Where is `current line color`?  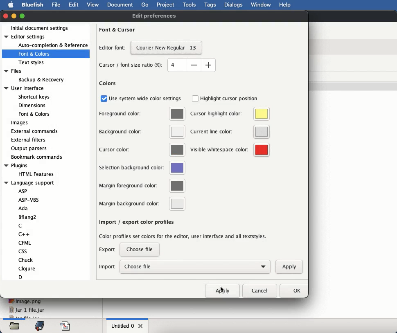
current line color is located at coordinates (230, 132).